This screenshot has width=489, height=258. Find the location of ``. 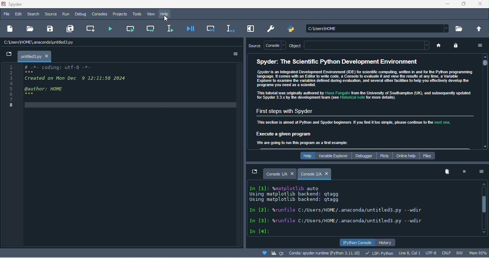

 is located at coordinates (12, 88).